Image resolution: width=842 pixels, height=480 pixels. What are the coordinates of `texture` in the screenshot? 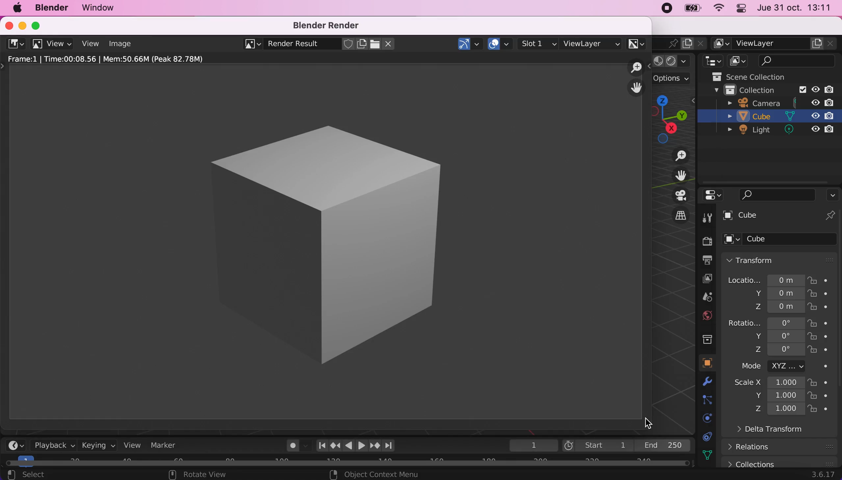 It's located at (711, 455).